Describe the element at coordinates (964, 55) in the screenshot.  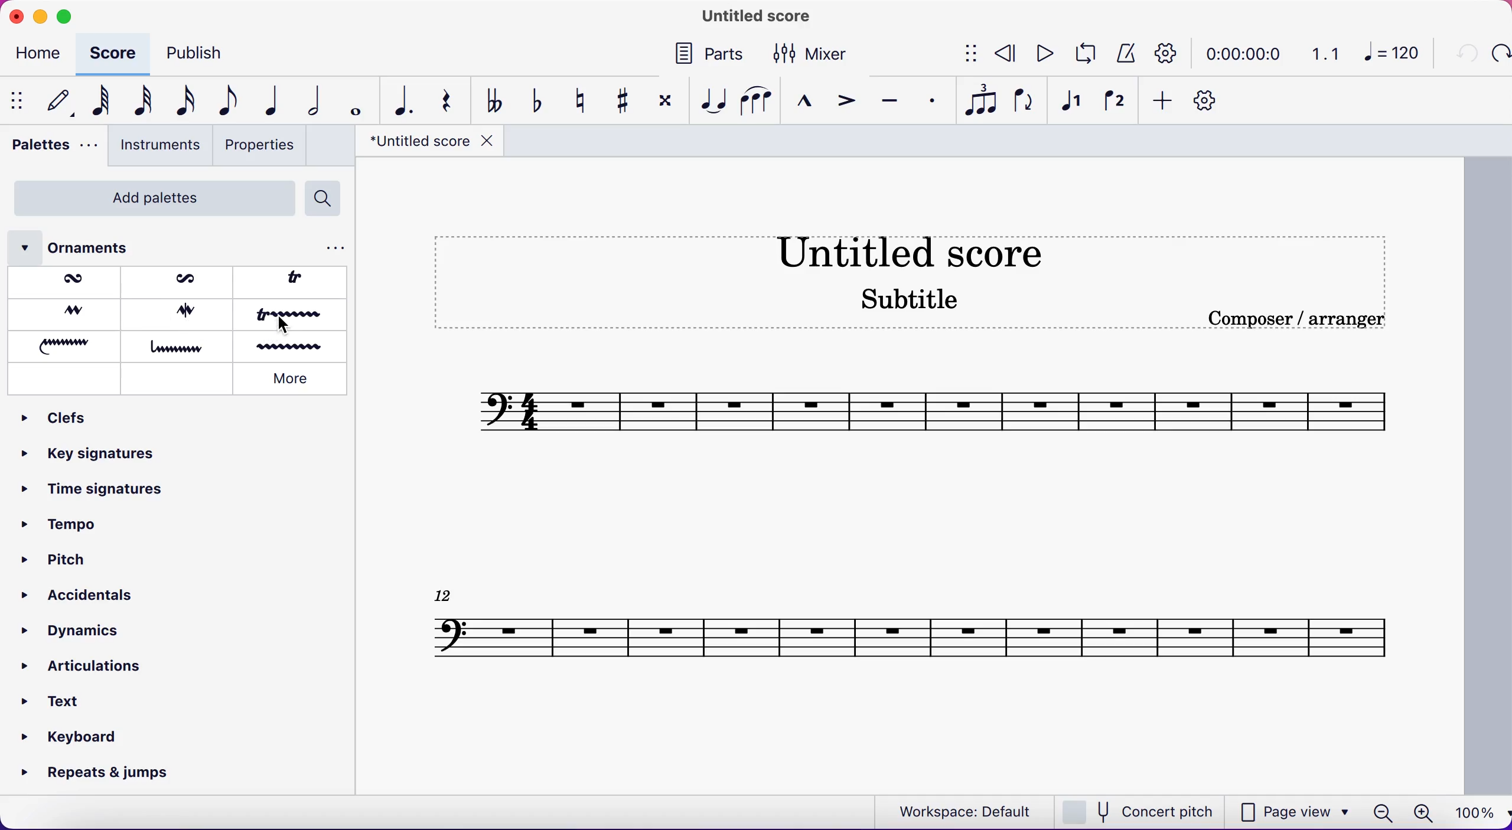
I see `show/hide` at that location.